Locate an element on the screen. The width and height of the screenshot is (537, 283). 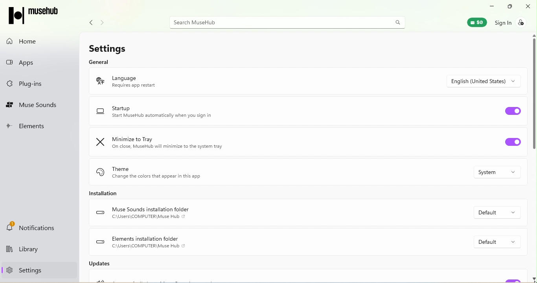
minimize is located at coordinates (491, 6).